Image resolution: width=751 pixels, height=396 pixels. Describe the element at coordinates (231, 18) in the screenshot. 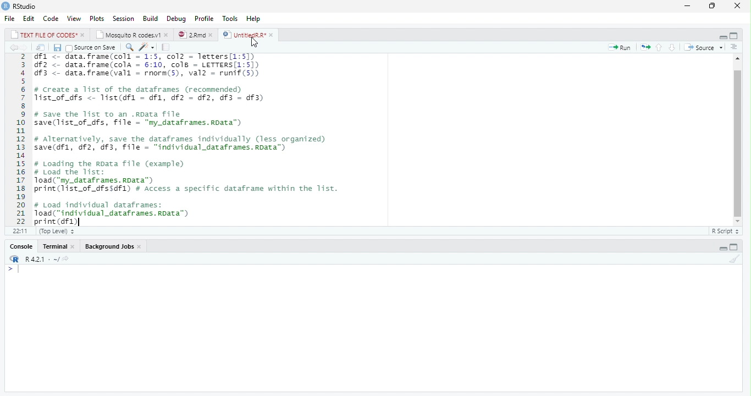

I see `Tools` at that location.